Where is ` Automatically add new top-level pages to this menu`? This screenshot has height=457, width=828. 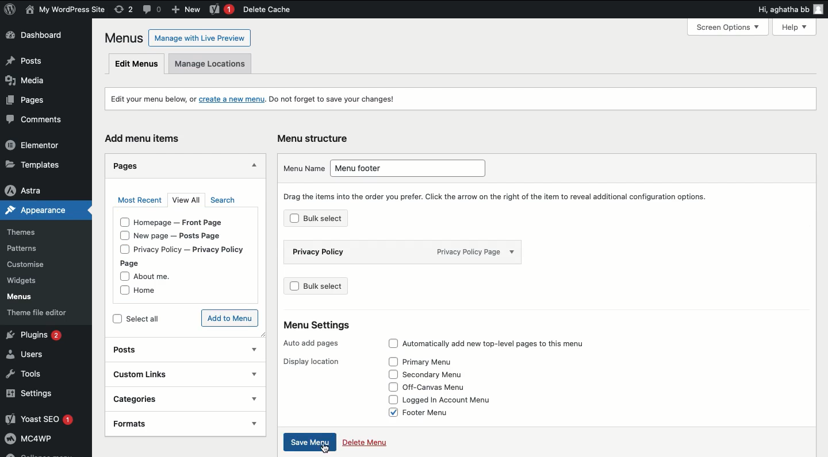  Automatically add new top-level pages to this menu is located at coordinates (500, 341).